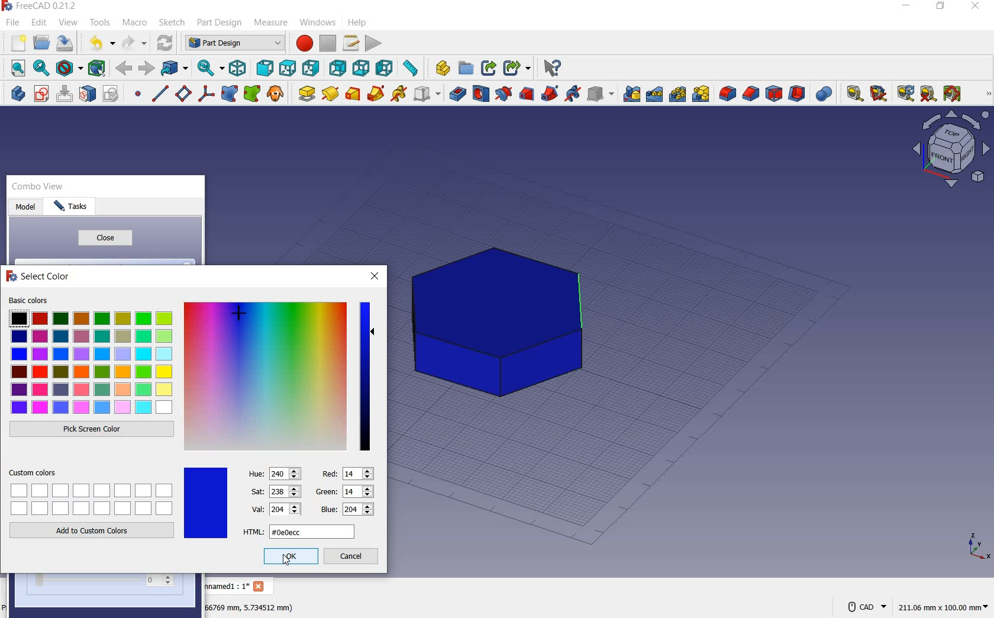  Describe the element at coordinates (338, 68) in the screenshot. I see `rear` at that location.